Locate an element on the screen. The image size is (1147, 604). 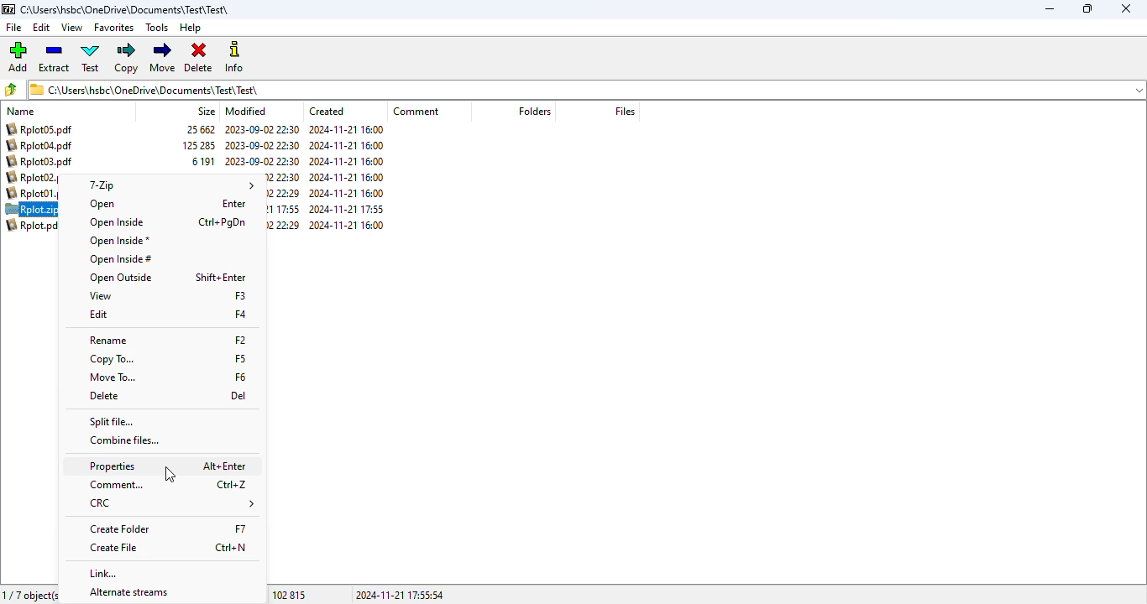
shortcut for open outside is located at coordinates (221, 277).